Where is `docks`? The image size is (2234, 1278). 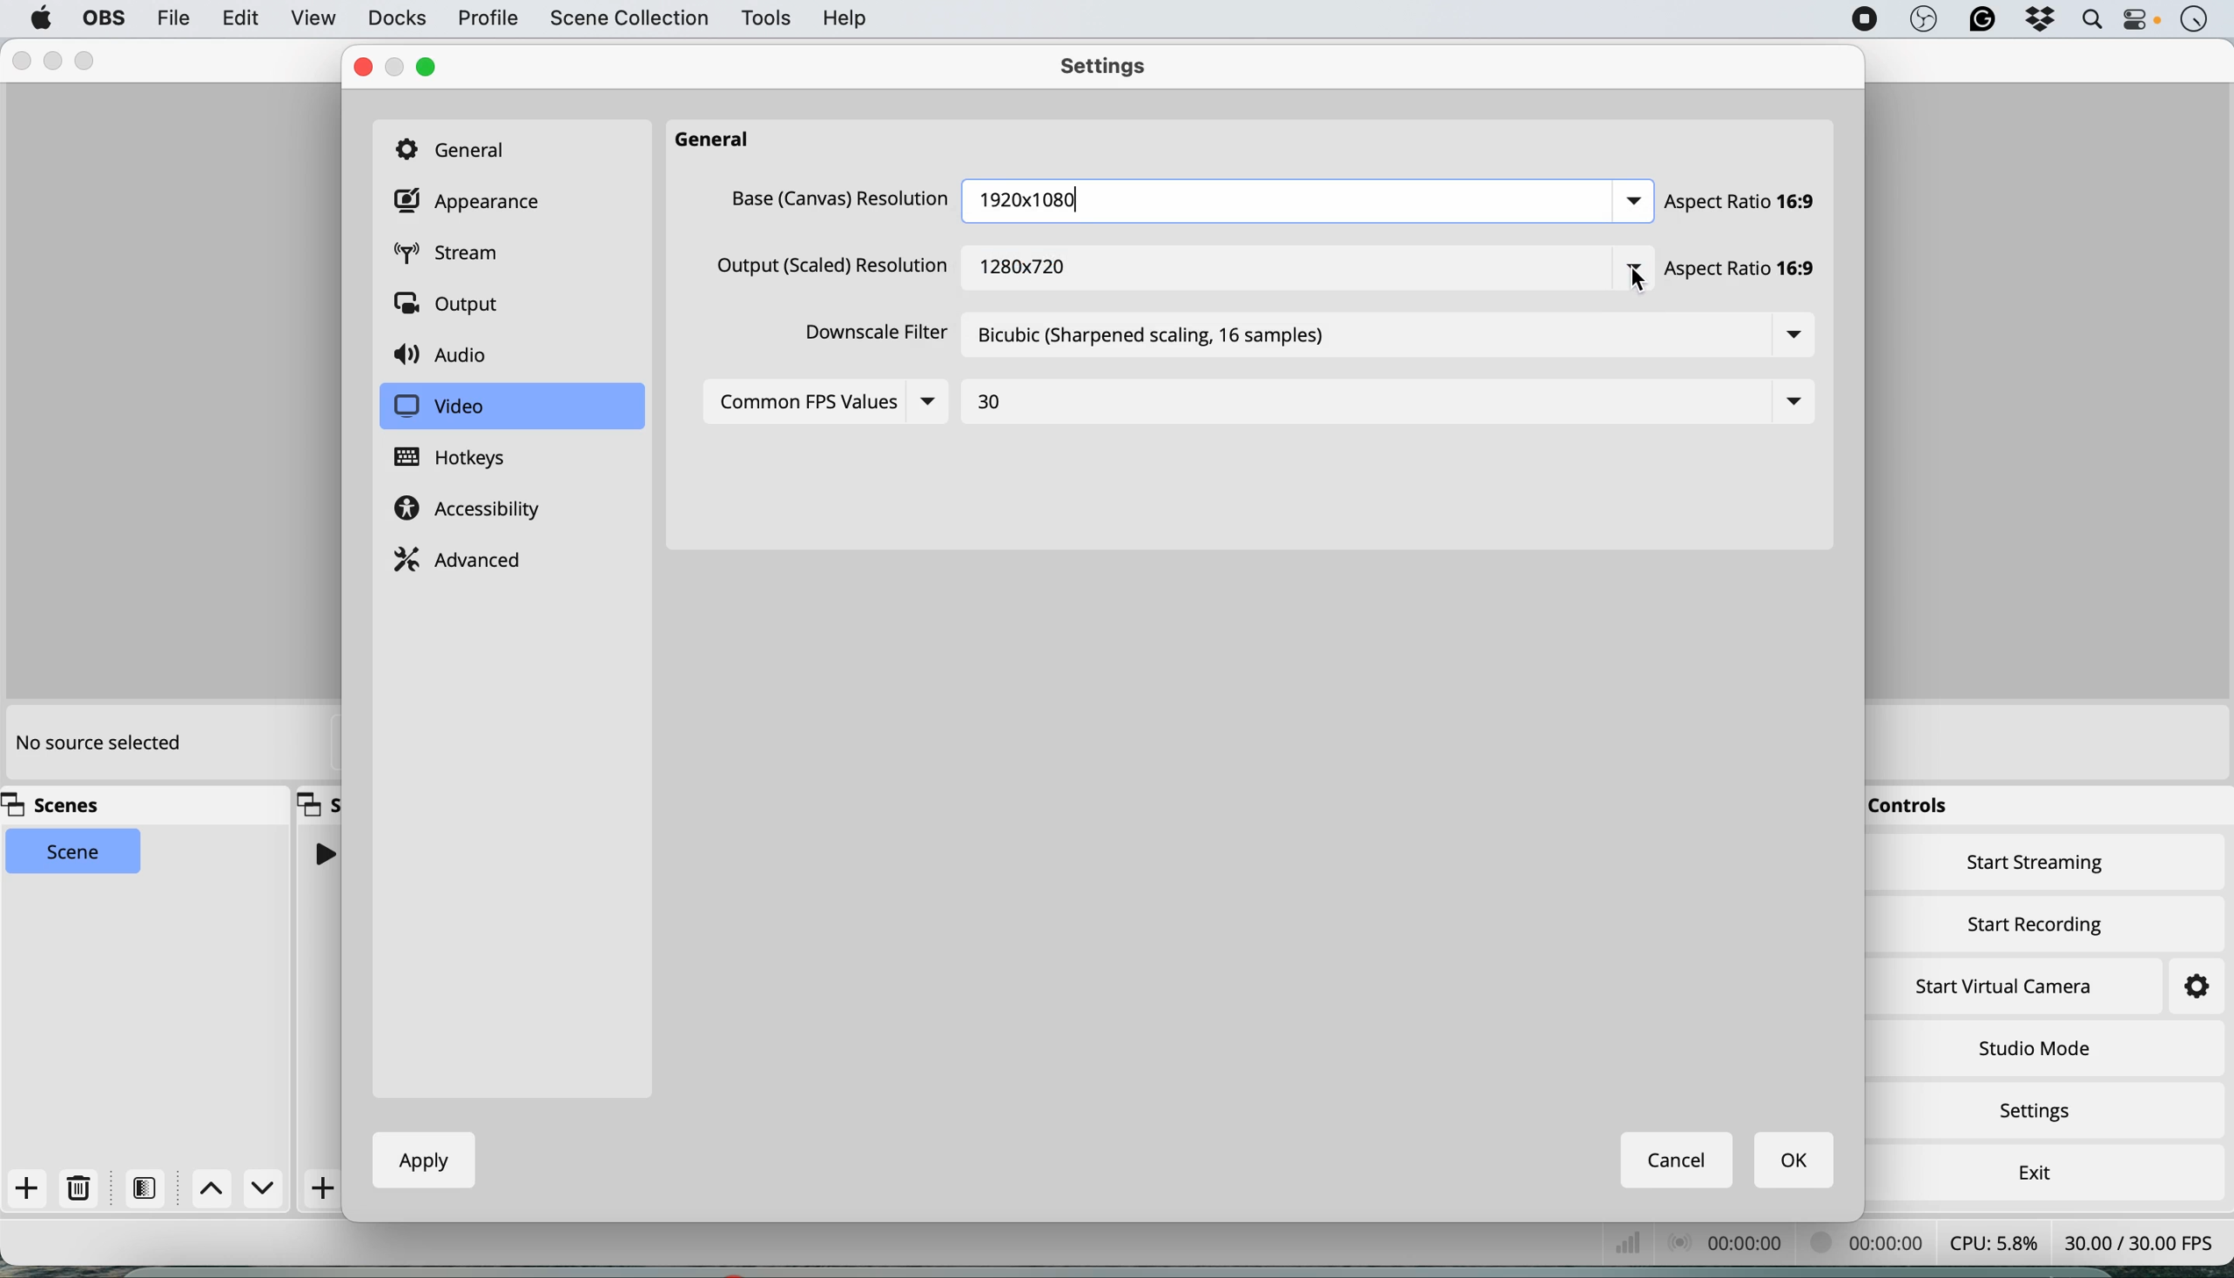 docks is located at coordinates (397, 18).